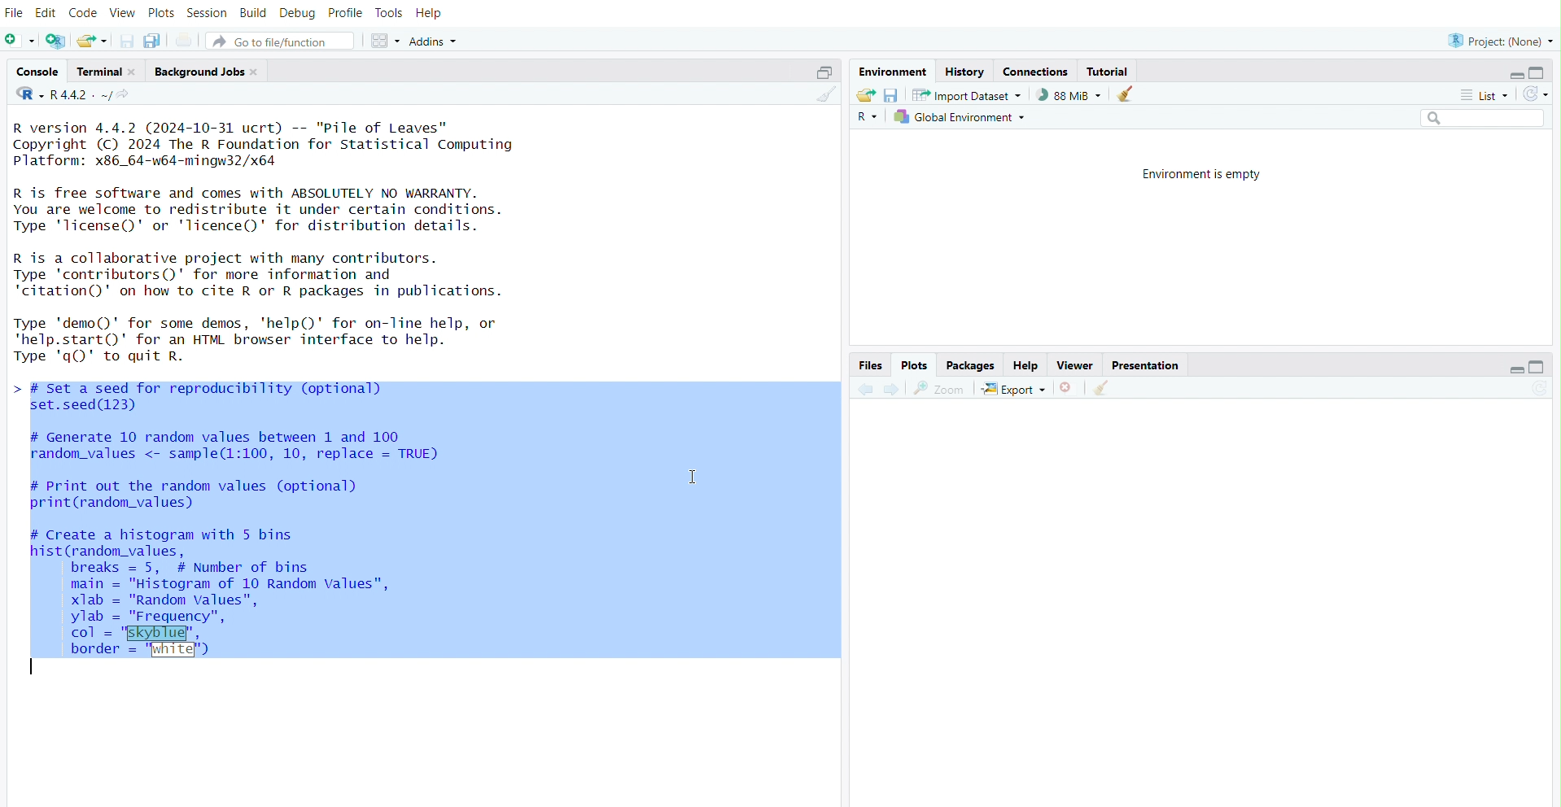 The height and width of the screenshot is (807, 1561). What do you see at coordinates (291, 340) in the screenshot?
I see `details of R demo and help` at bounding box center [291, 340].